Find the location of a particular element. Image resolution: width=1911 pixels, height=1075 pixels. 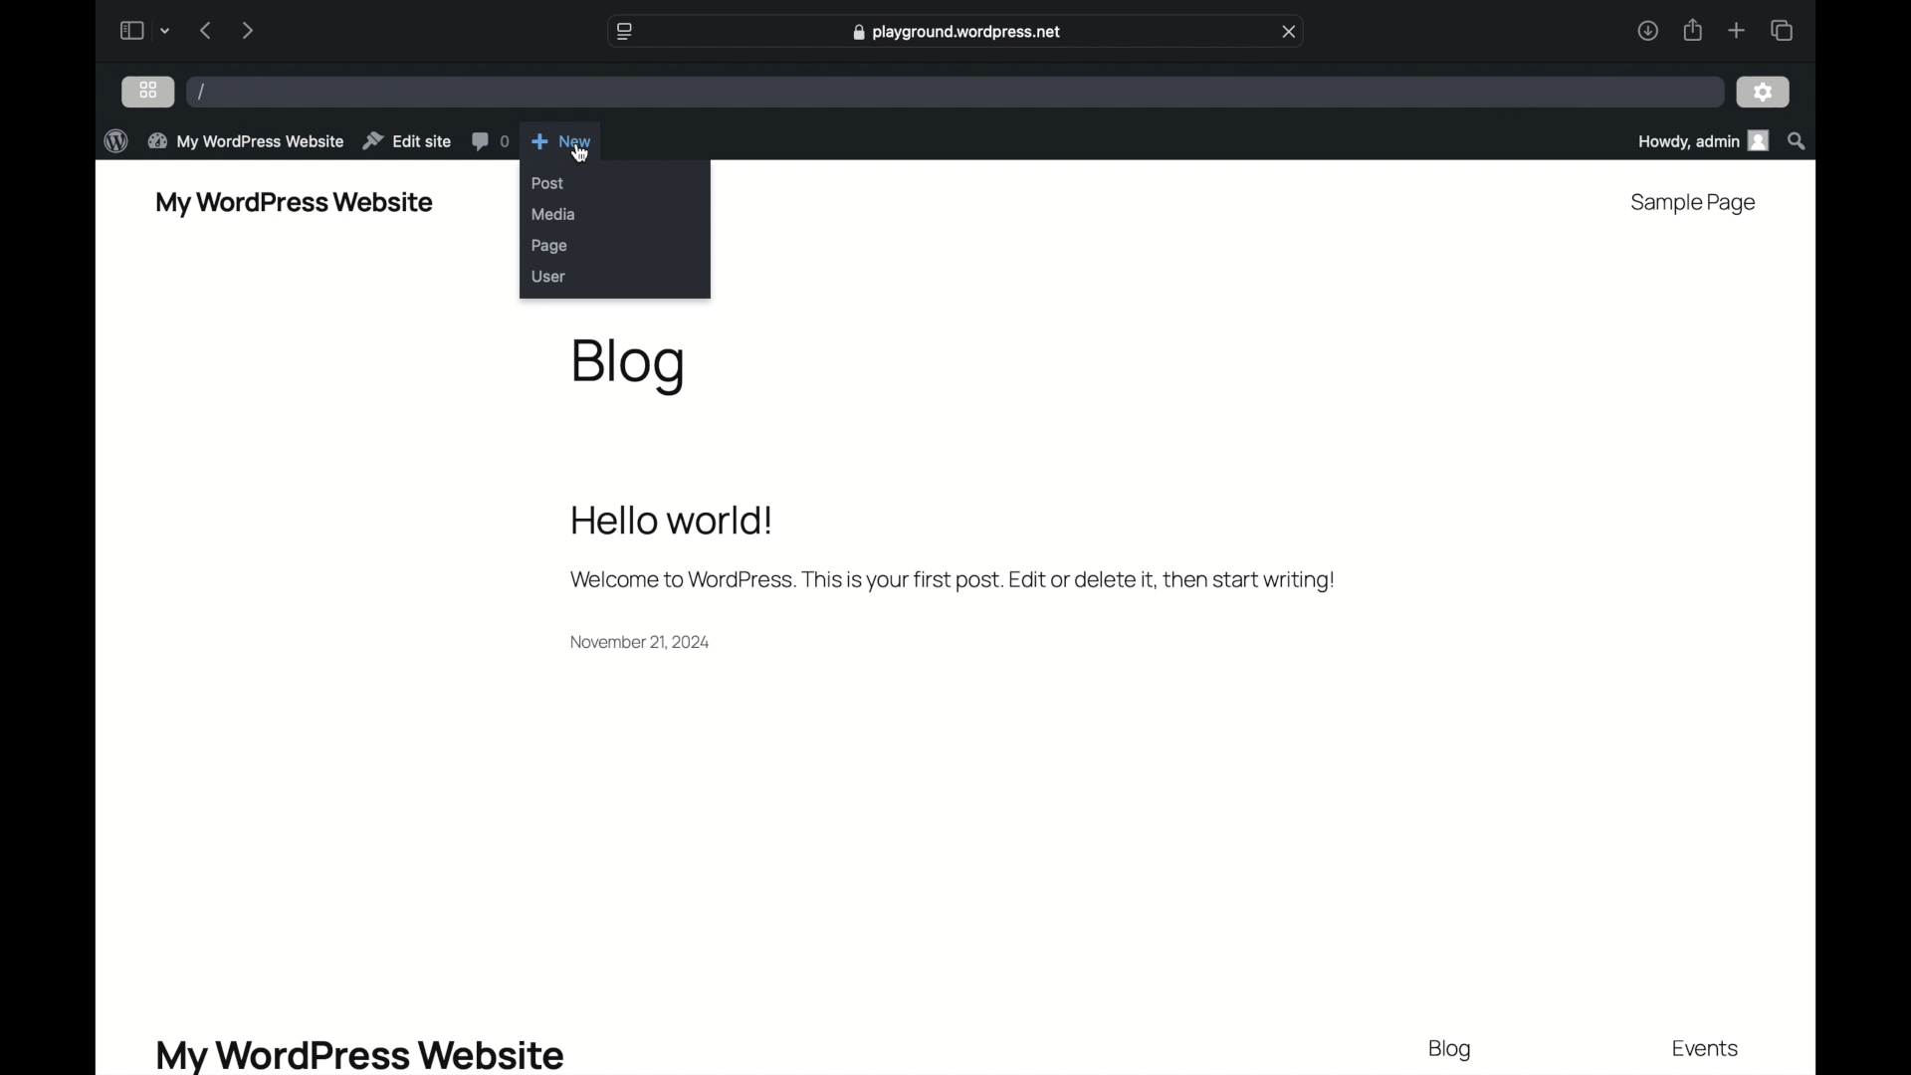

edit site is located at coordinates (406, 141).